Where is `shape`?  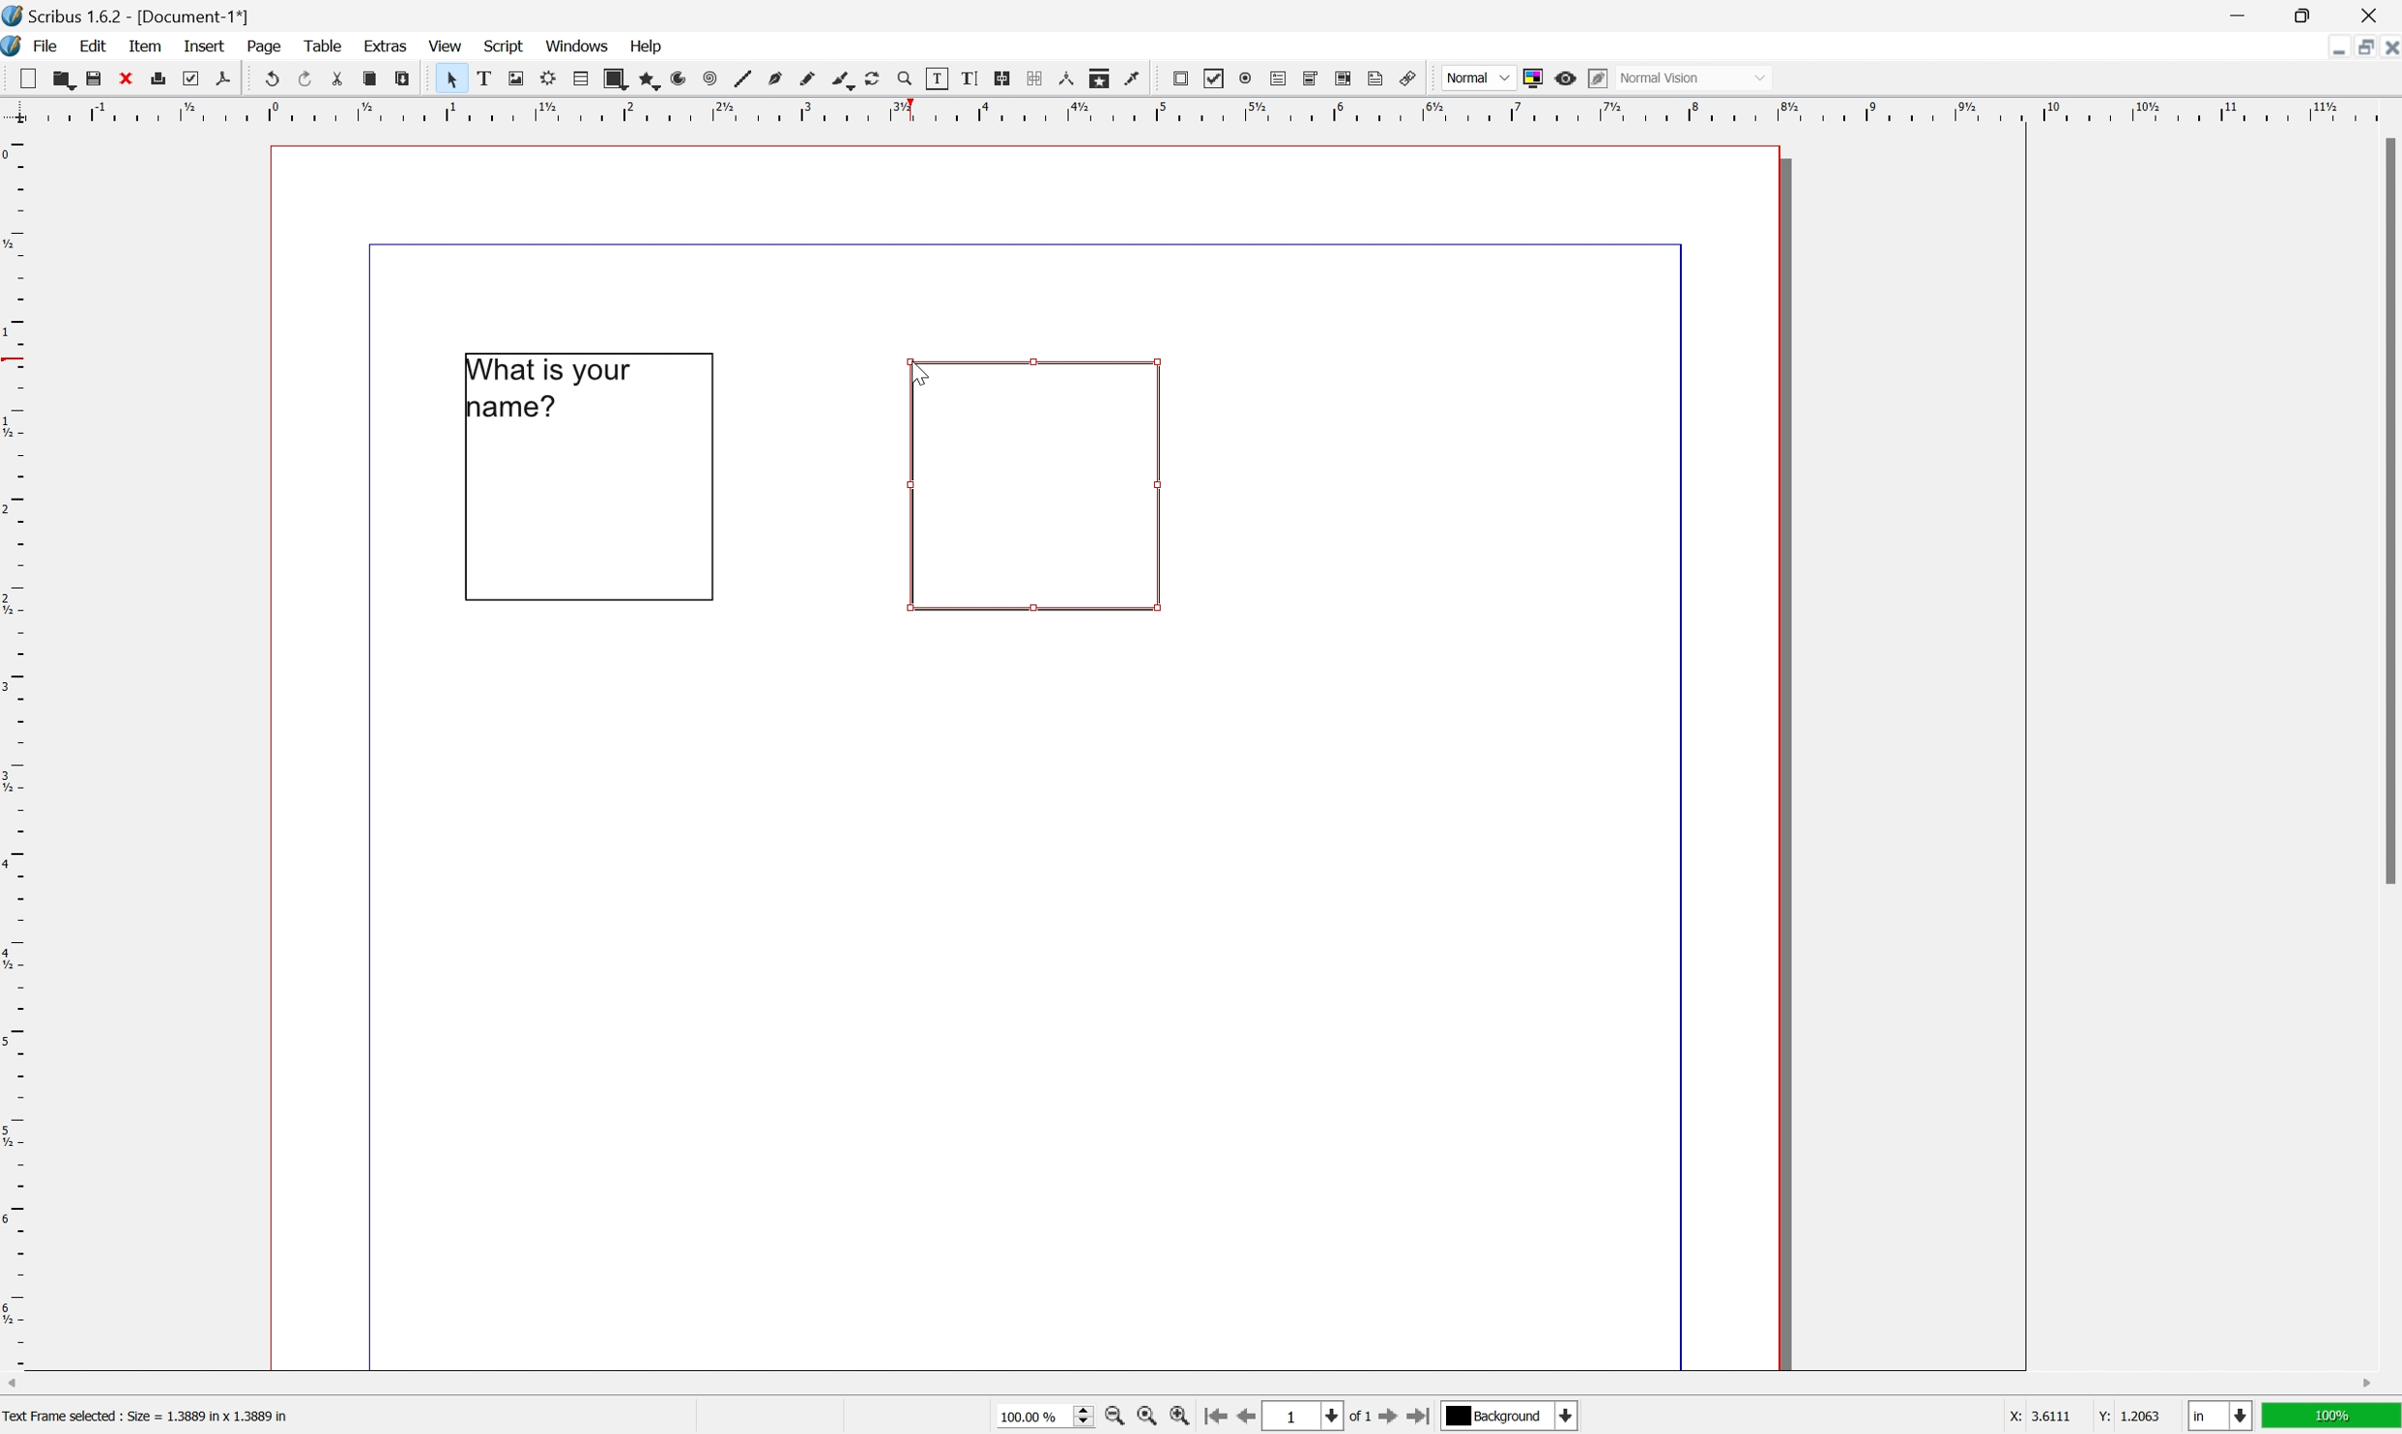 shape is located at coordinates (615, 79).